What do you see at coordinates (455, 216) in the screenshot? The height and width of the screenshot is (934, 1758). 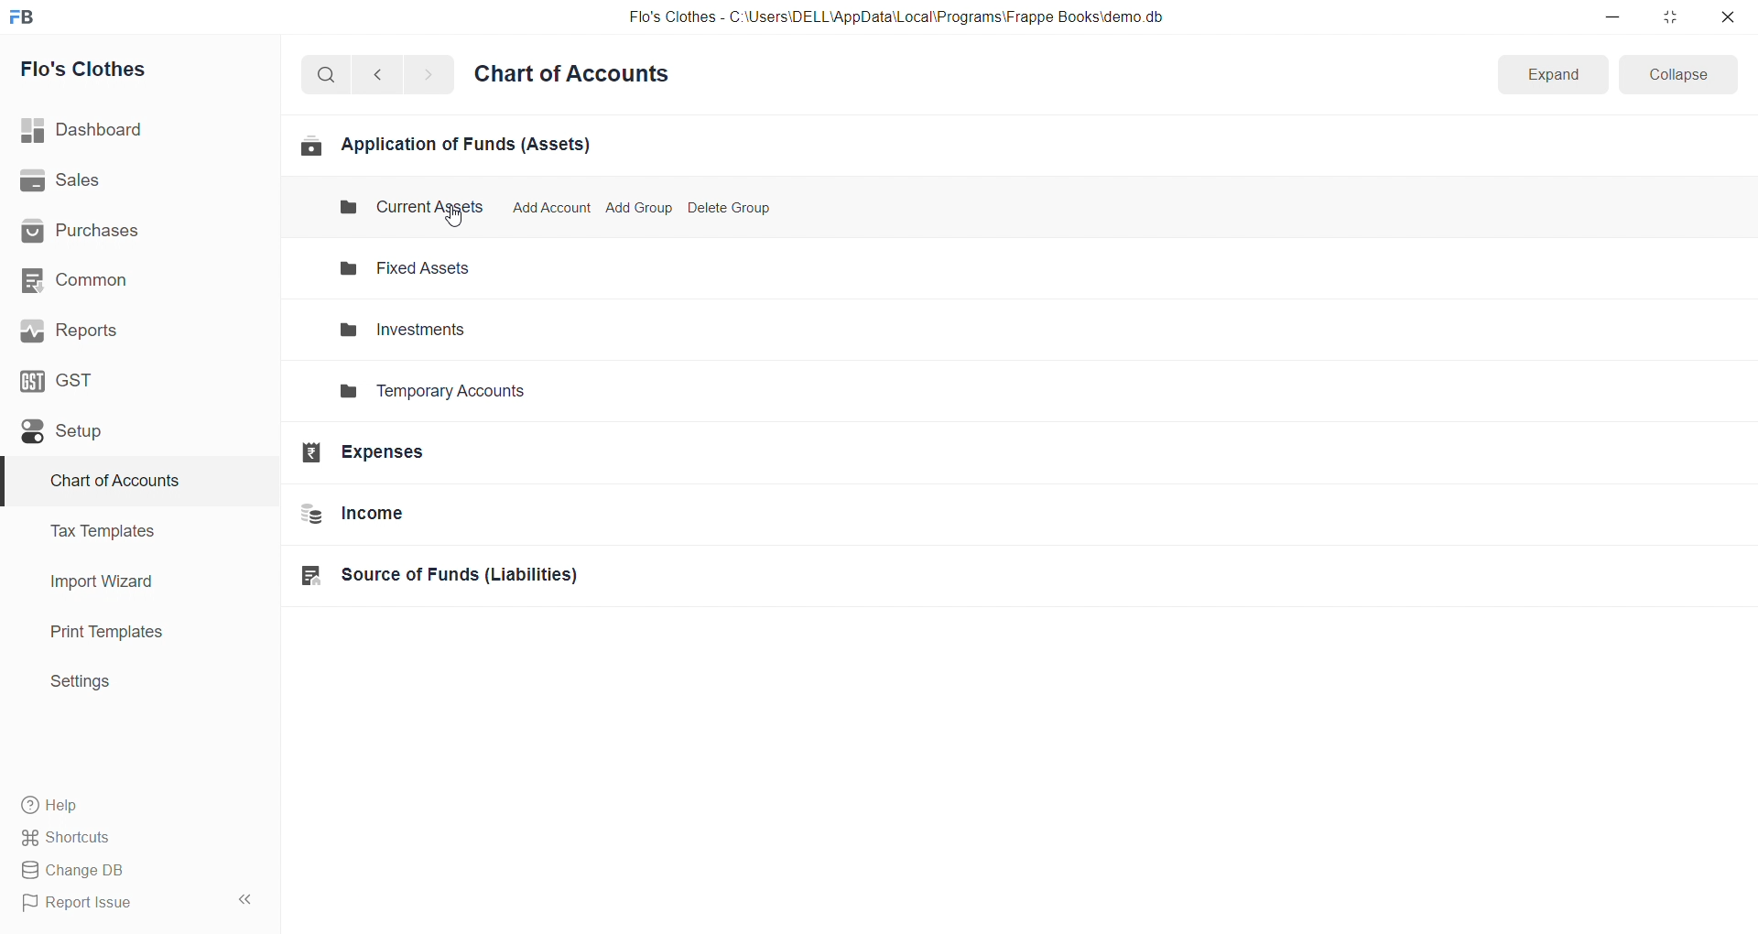 I see `cursor` at bounding box center [455, 216].